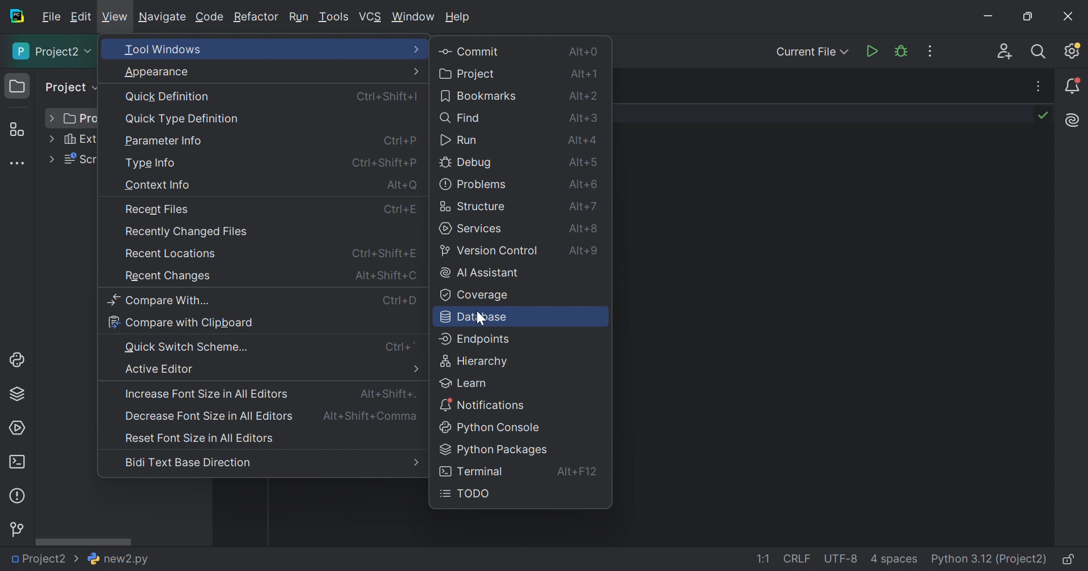 The width and height of the screenshot is (1088, 571). What do you see at coordinates (188, 465) in the screenshot?
I see `Bidi text base direction` at bounding box center [188, 465].